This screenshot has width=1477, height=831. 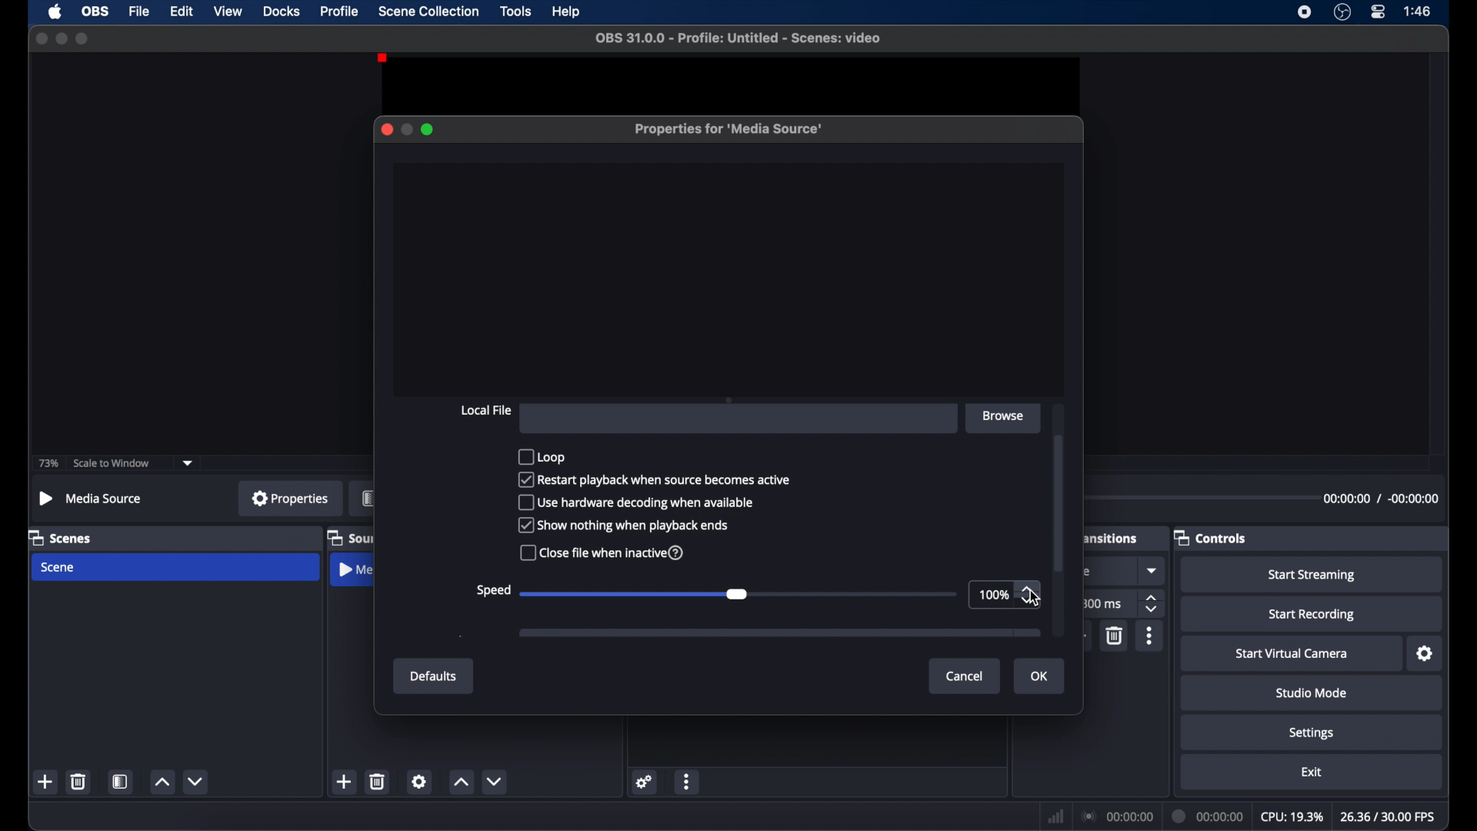 I want to click on obscure label, so click(x=1112, y=536).